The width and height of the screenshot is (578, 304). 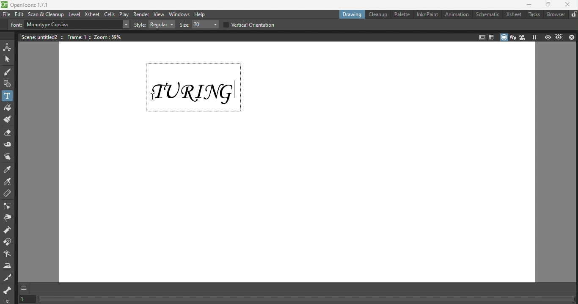 What do you see at coordinates (522, 37) in the screenshot?
I see `Camera view` at bounding box center [522, 37].